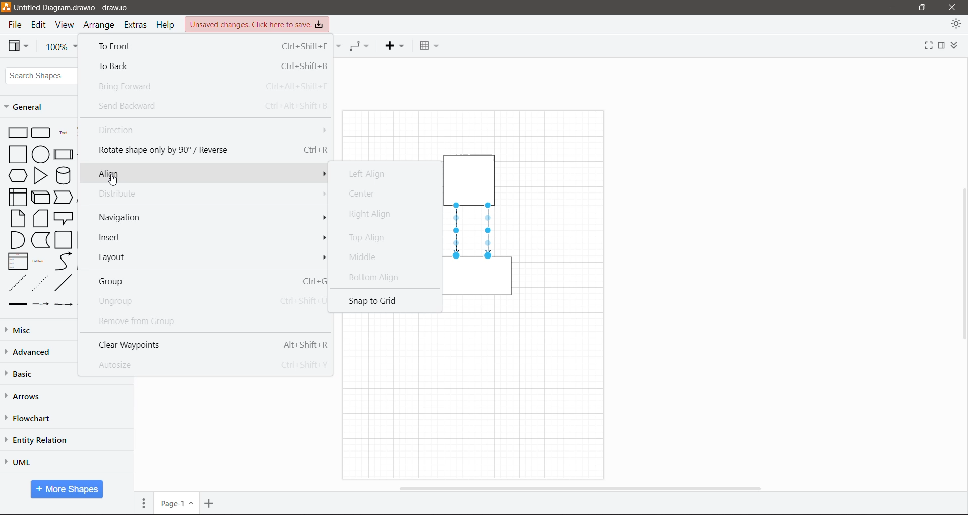 Image resolution: width=968 pixels, height=515 pixels. Describe the element at coordinates (961, 264) in the screenshot. I see `Vertical Scroll Bar` at that location.